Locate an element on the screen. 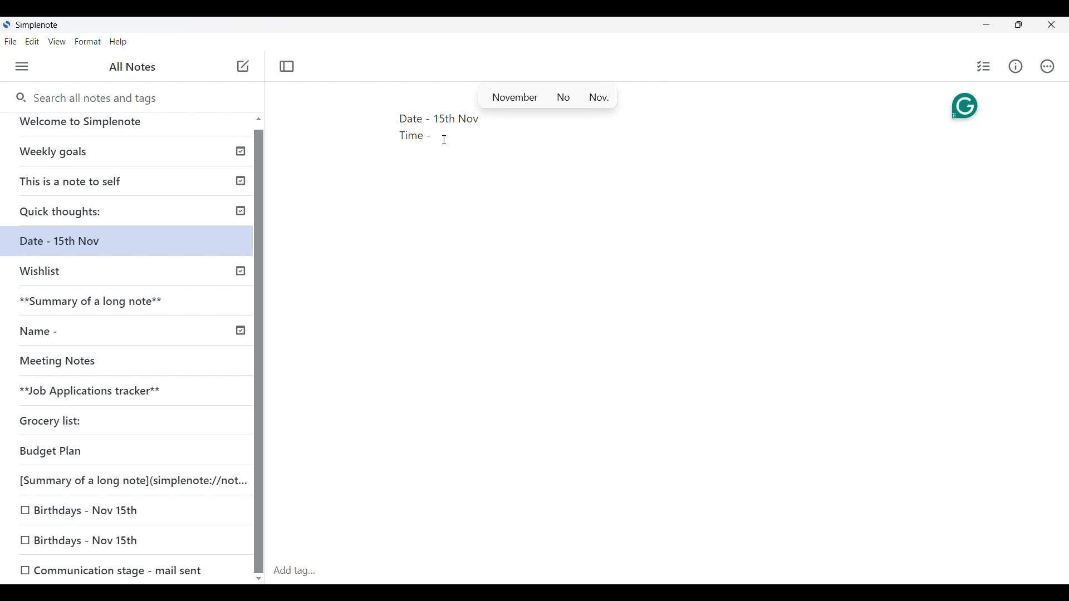 This screenshot has width=1069, height=601. Title of left panel is located at coordinates (133, 67).